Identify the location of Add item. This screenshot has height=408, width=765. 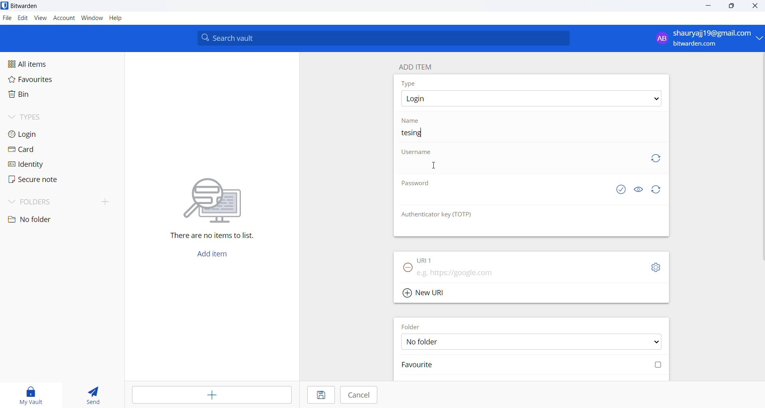
(212, 256).